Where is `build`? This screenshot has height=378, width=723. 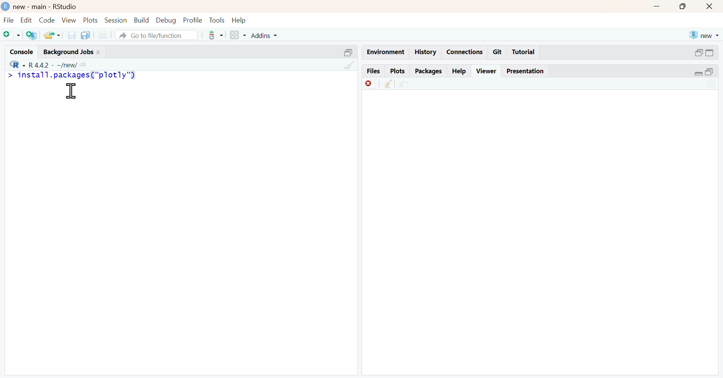 build is located at coordinates (142, 20).